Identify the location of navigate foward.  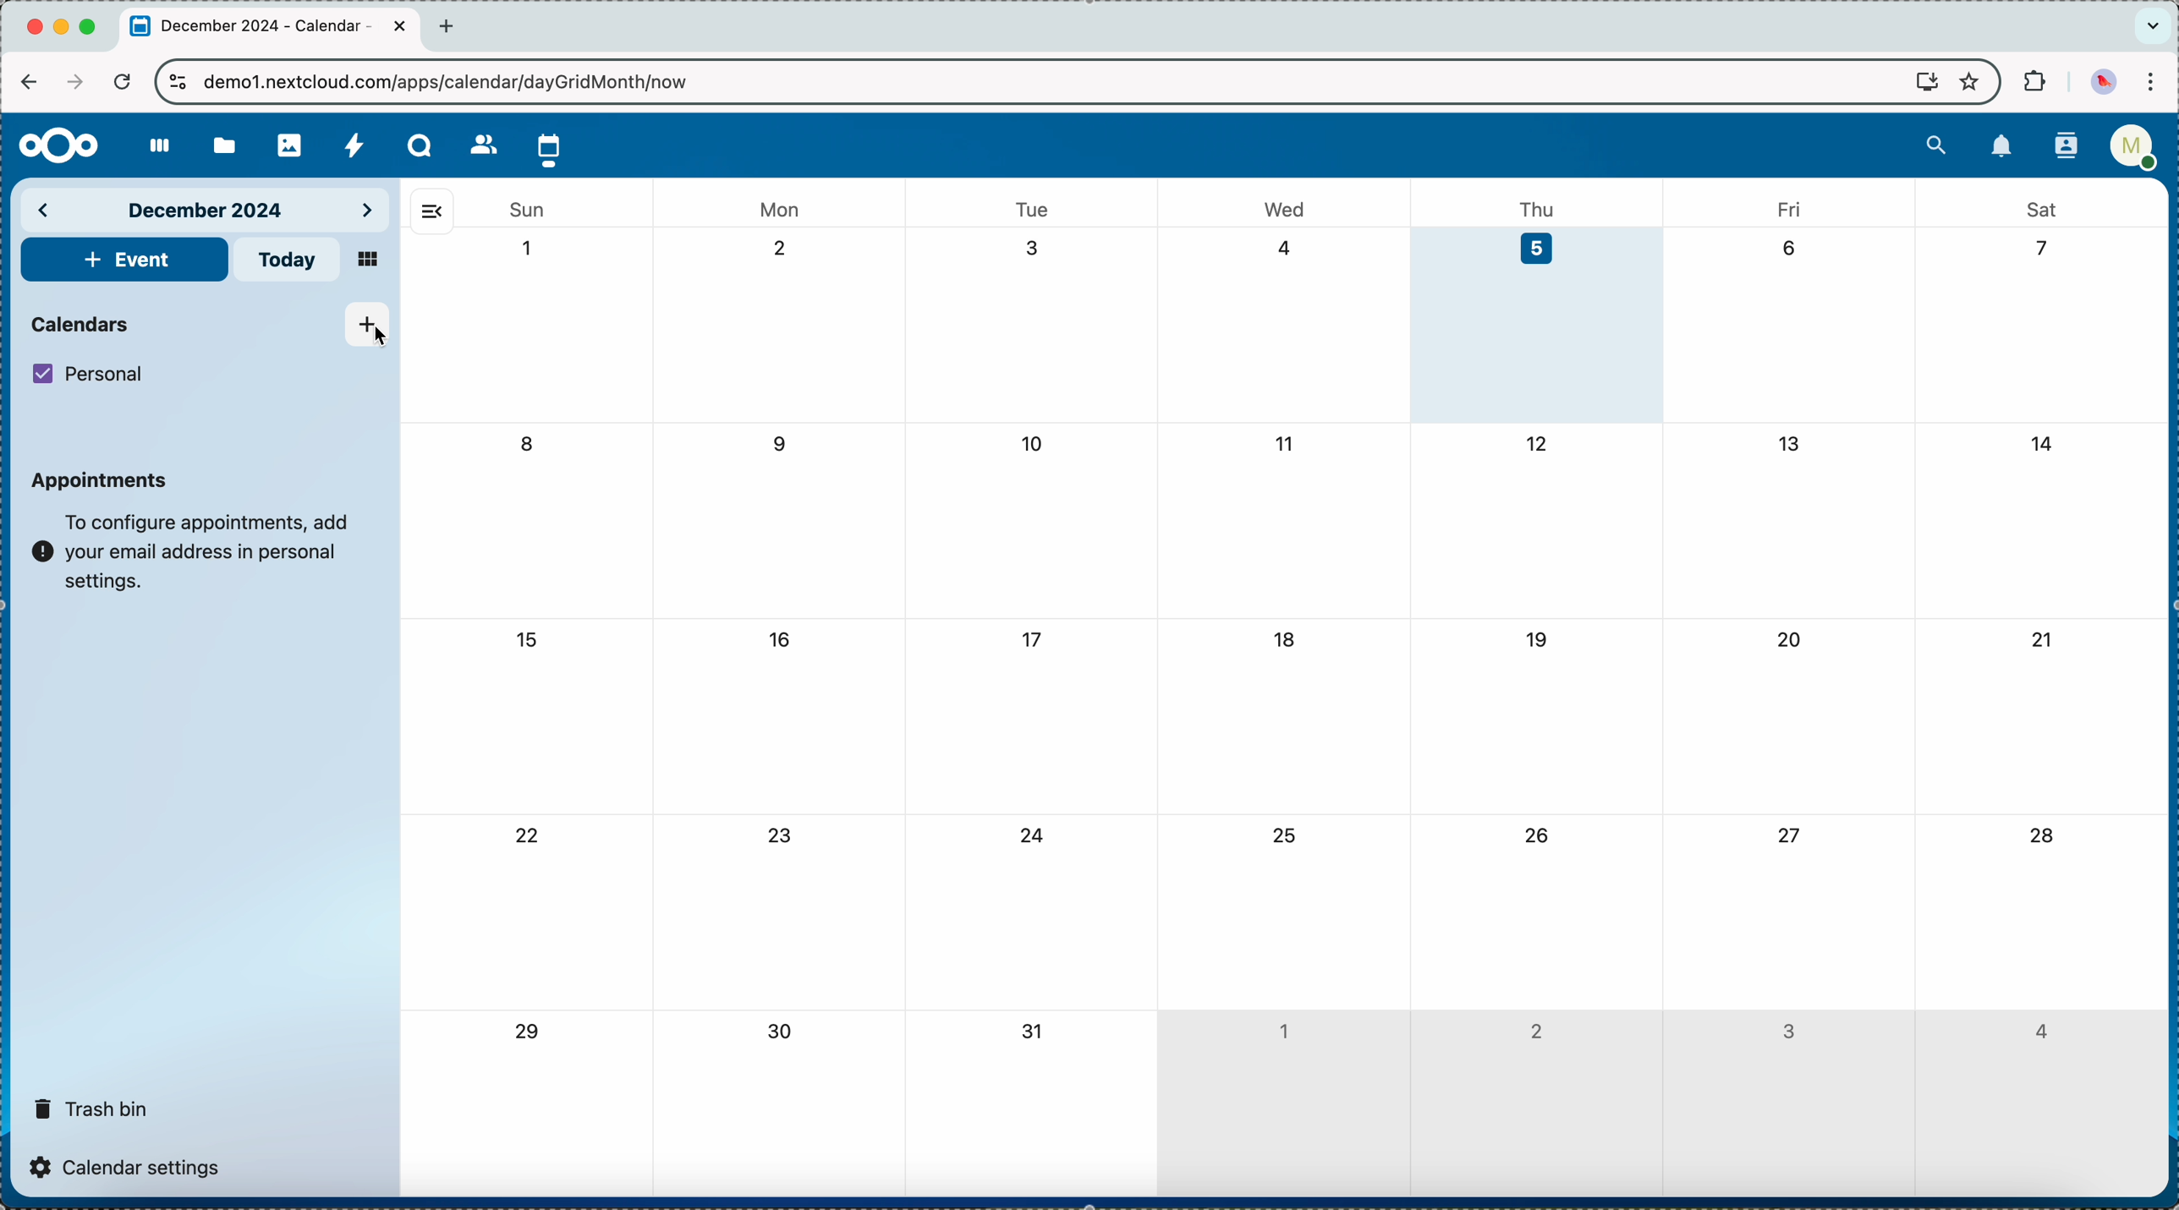
(72, 82).